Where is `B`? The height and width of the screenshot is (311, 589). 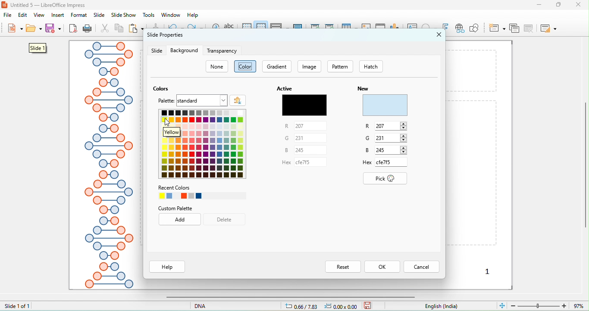
B is located at coordinates (299, 150).